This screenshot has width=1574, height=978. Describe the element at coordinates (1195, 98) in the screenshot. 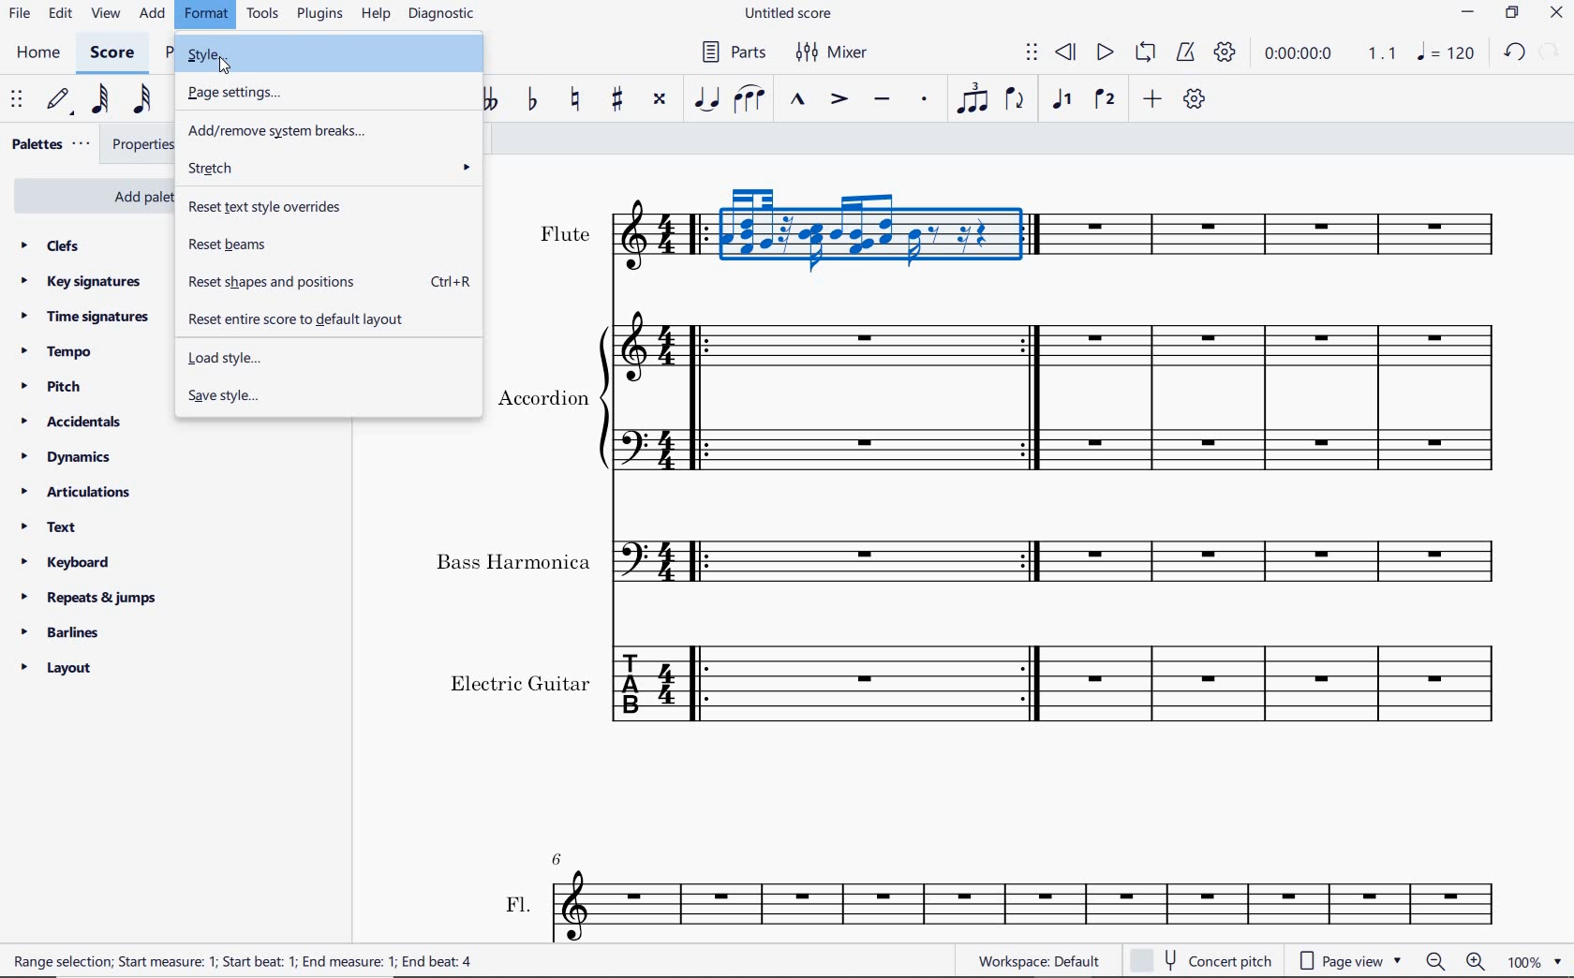

I see `customize toolbar` at that location.